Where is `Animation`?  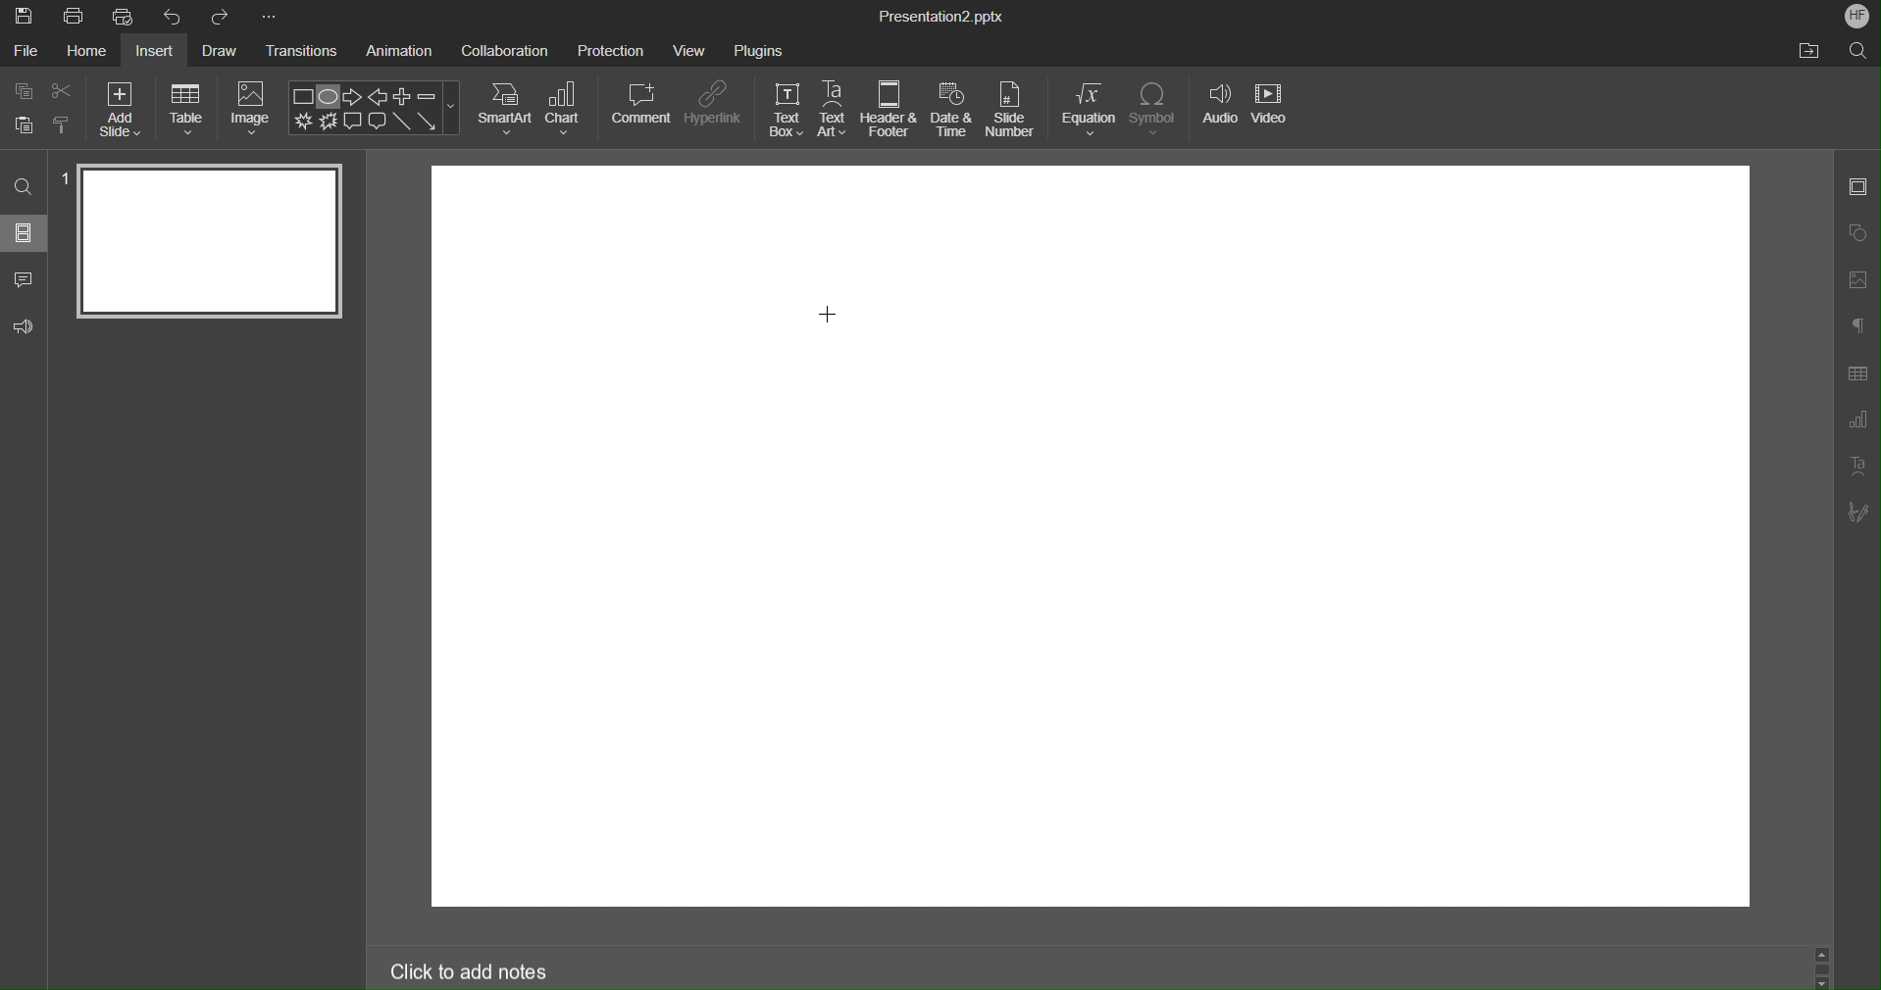 Animation is located at coordinates (403, 52).